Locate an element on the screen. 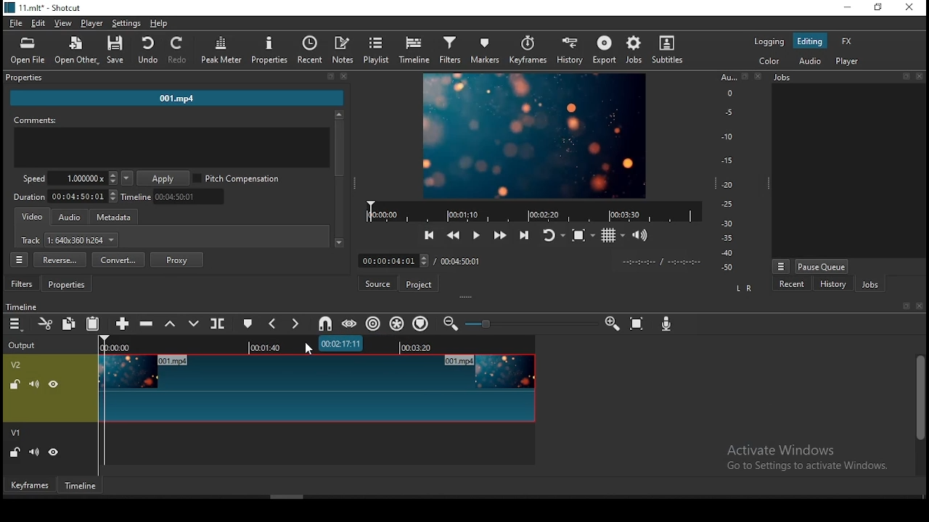 This screenshot has height=522, width=929. playback speed presets is located at coordinates (126, 178).